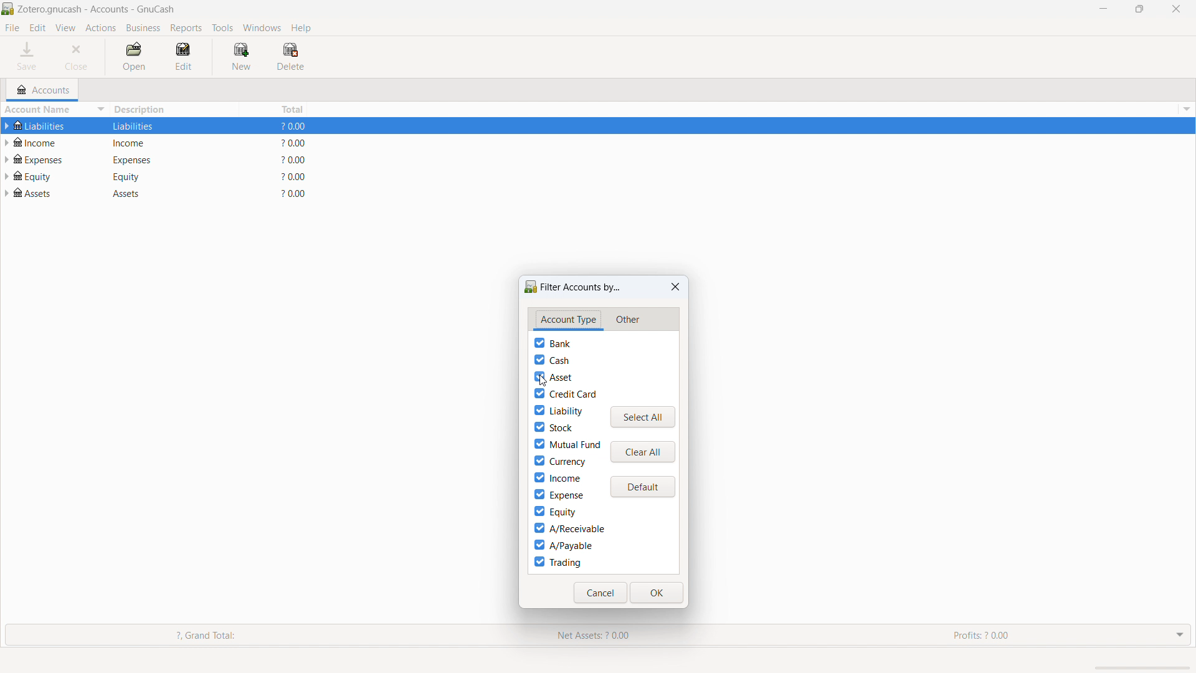 The width and height of the screenshot is (1196, 673). What do you see at coordinates (1185, 109) in the screenshot?
I see `options` at bounding box center [1185, 109].